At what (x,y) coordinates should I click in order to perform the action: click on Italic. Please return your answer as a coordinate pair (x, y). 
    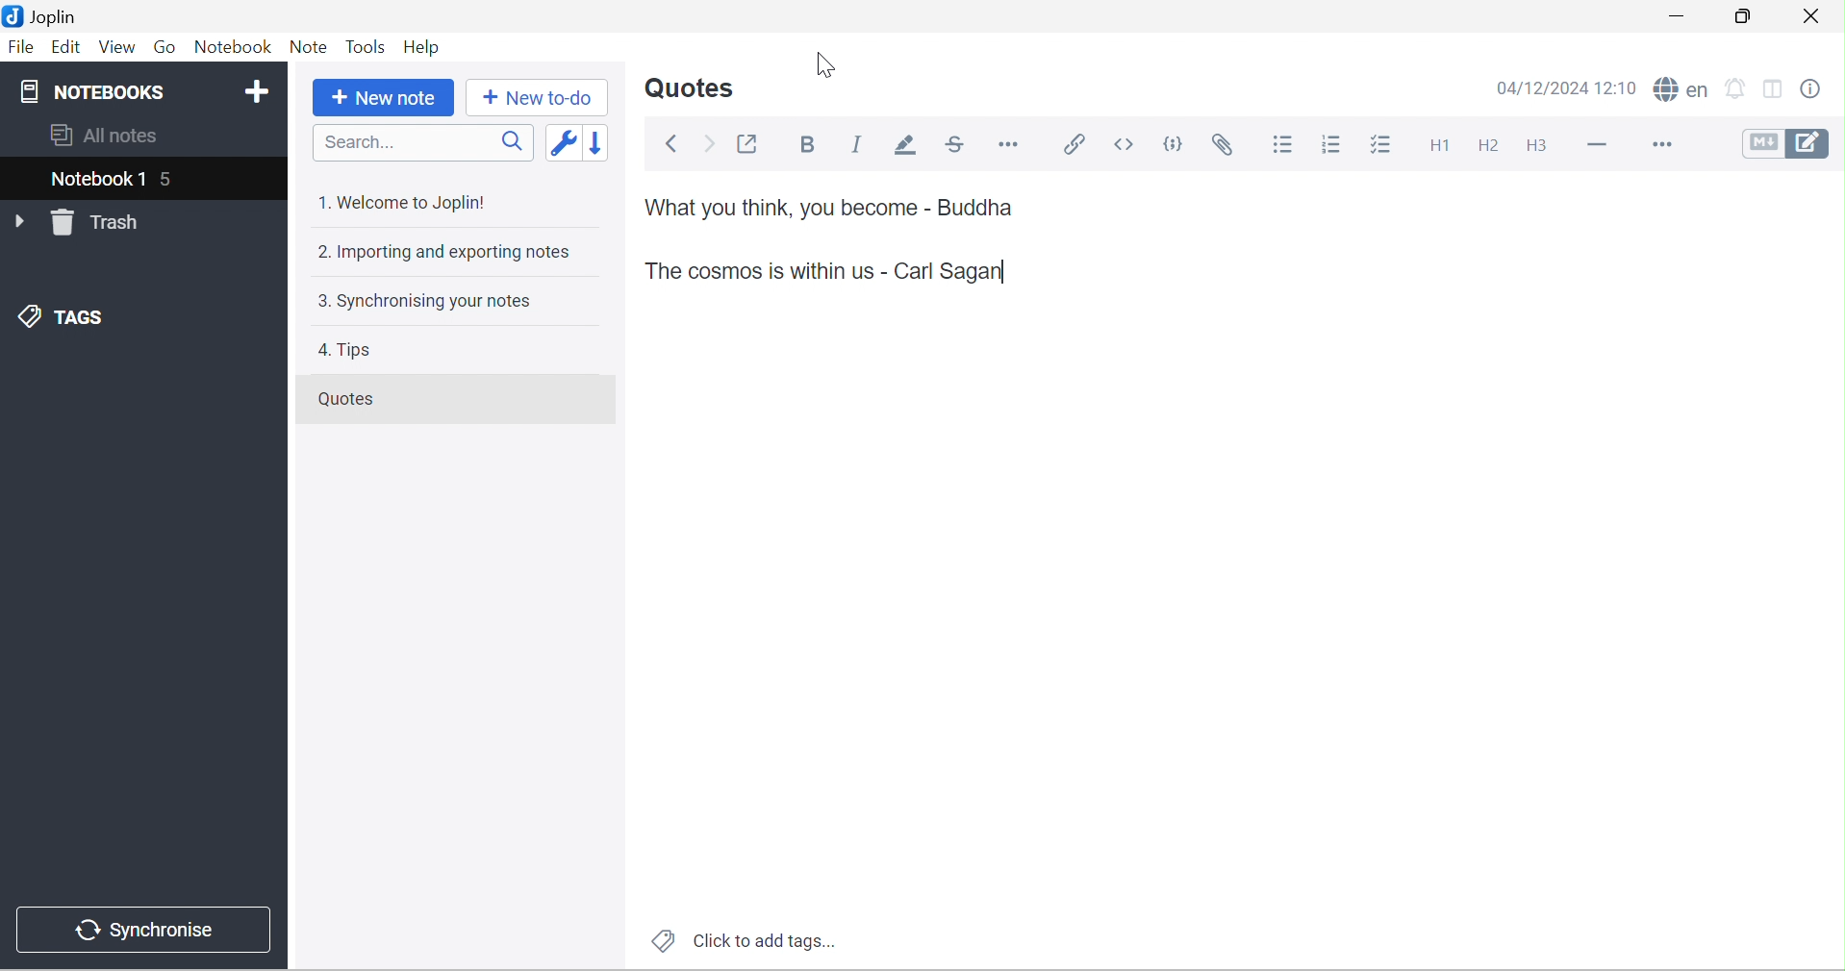
    Looking at the image, I should click on (863, 144).